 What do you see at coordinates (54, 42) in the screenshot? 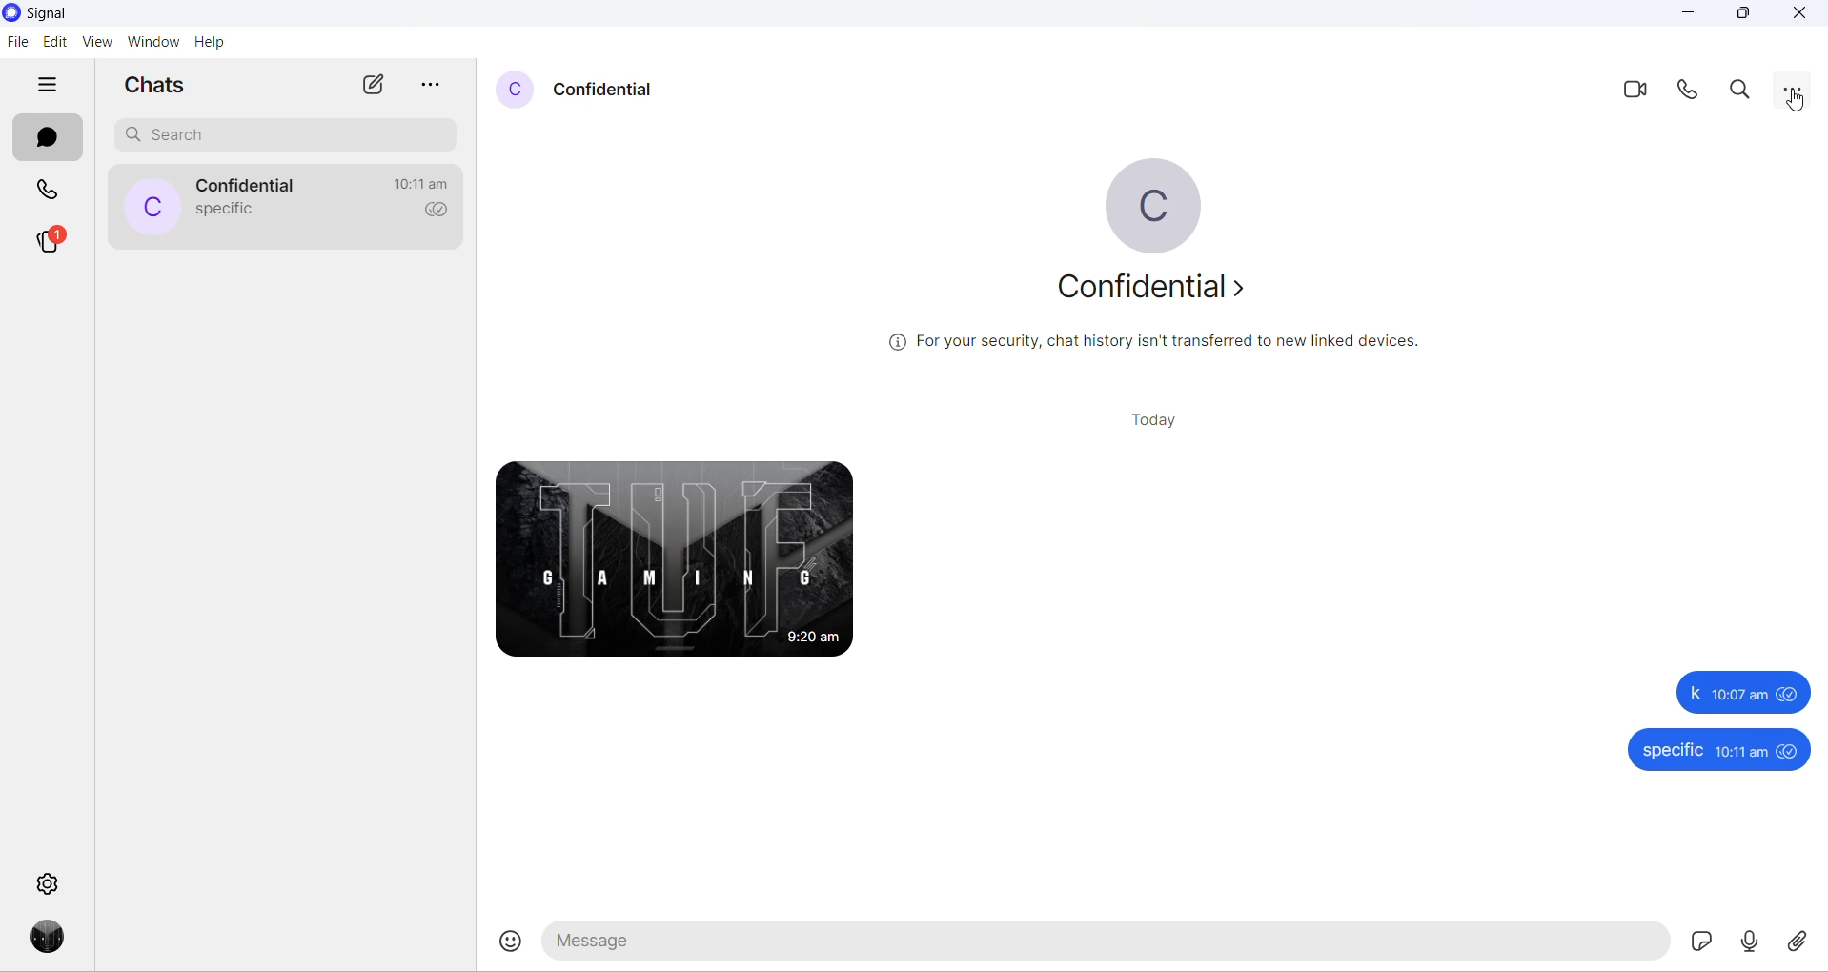
I see `edit` at bounding box center [54, 42].